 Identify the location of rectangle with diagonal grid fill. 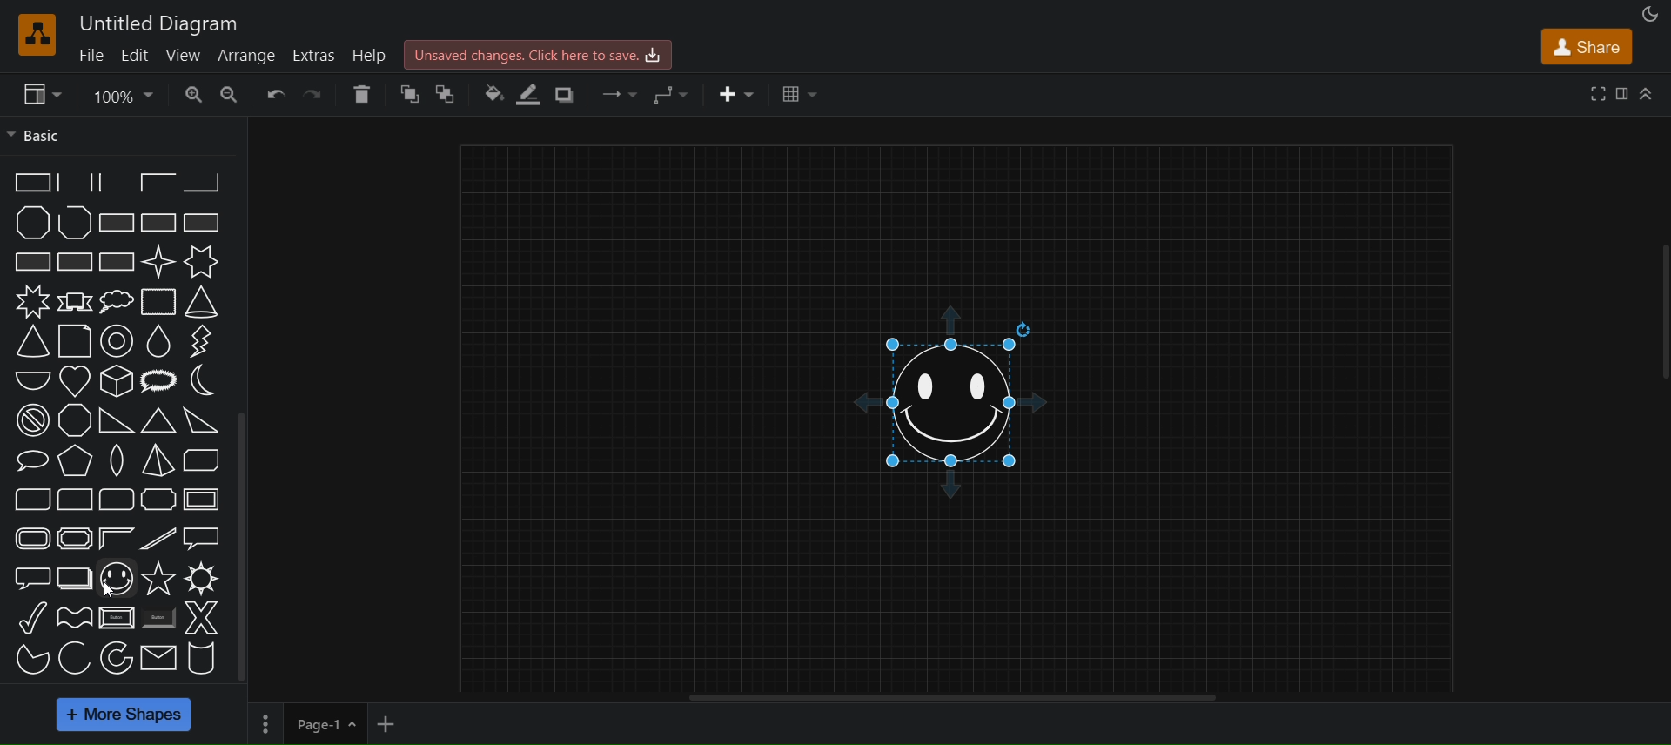
(117, 262).